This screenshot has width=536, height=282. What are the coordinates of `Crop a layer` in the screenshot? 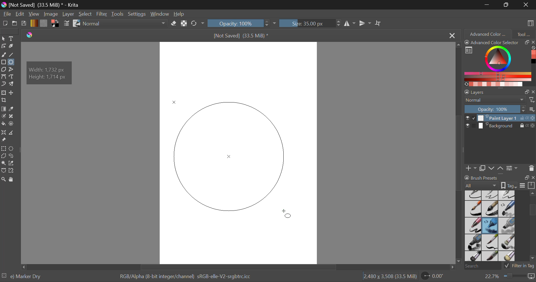 It's located at (4, 101).